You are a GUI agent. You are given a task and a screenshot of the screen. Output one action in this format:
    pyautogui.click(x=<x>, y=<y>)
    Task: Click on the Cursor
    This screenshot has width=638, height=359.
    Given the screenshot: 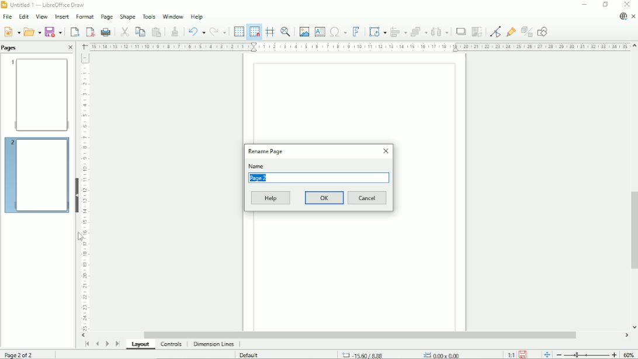 What is the action you would take?
    pyautogui.click(x=81, y=237)
    